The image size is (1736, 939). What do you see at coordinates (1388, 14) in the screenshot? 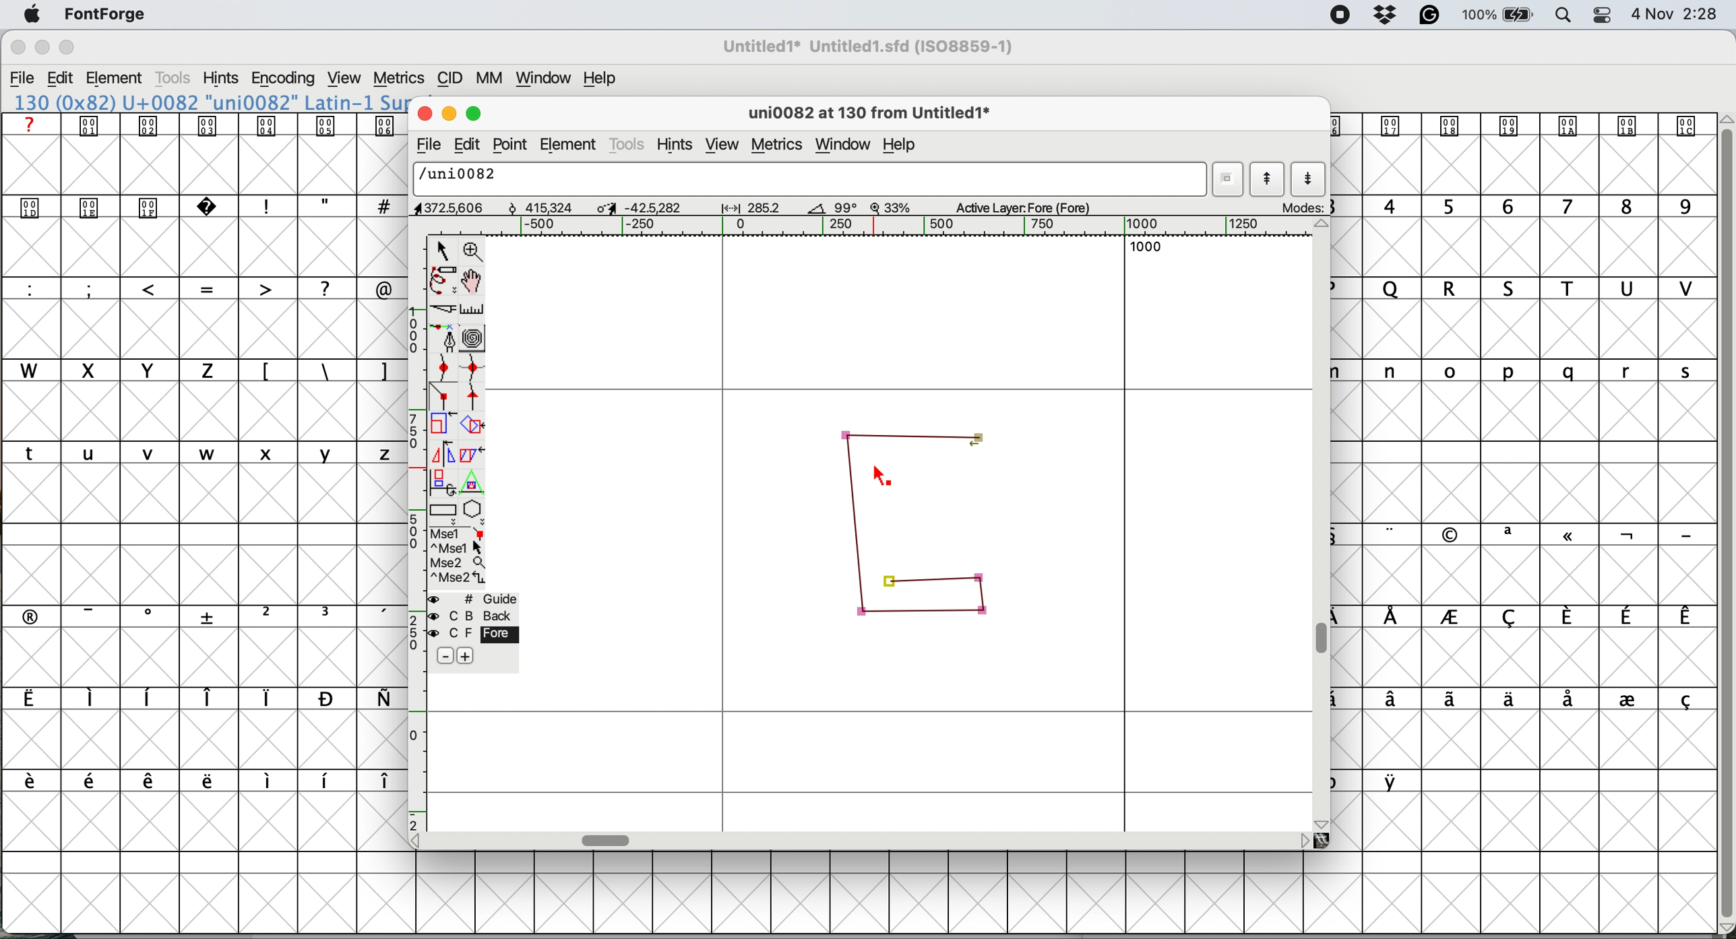
I see `dropbox` at bounding box center [1388, 14].